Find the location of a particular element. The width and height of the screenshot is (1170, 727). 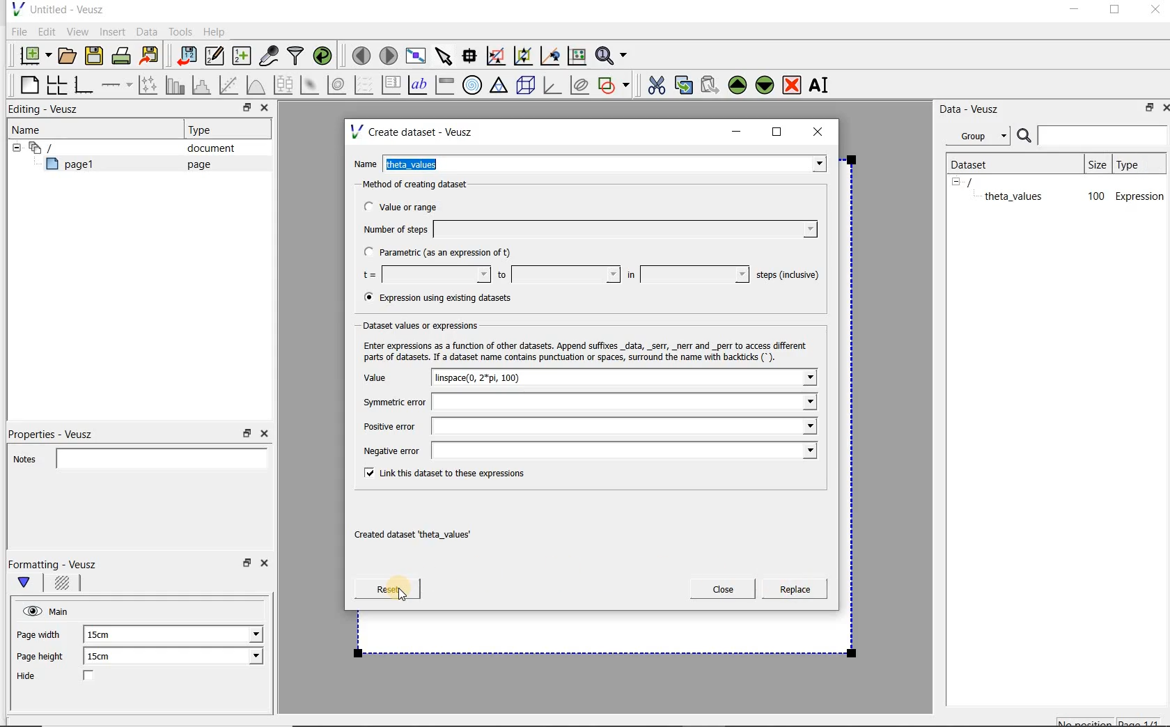

Insert is located at coordinates (114, 31).